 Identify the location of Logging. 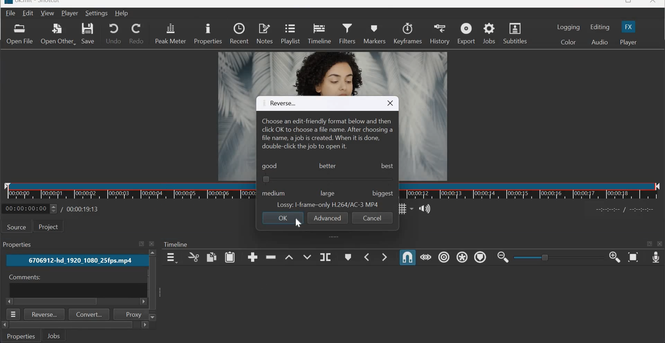
(569, 27).